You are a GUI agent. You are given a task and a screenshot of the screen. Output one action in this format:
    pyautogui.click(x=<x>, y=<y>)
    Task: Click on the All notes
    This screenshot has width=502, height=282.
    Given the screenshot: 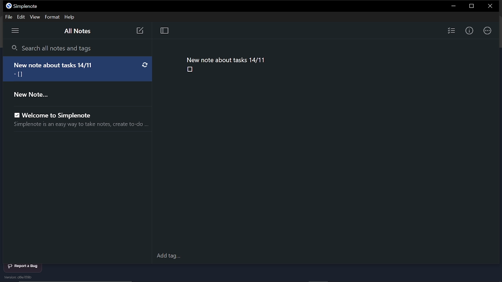 What is the action you would take?
    pyautogui.click(x=77, y=32)
    